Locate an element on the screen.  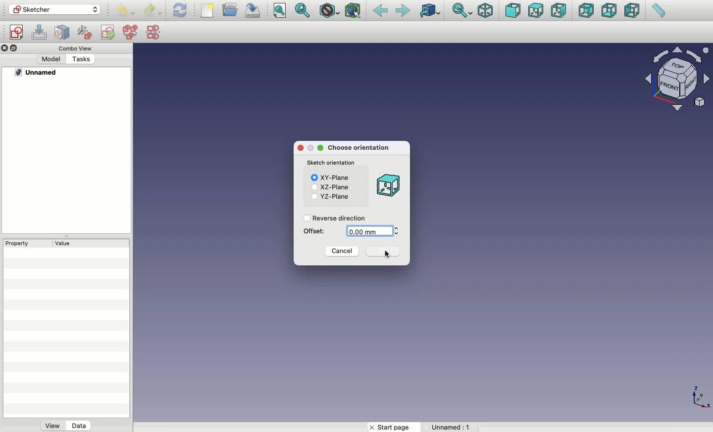
Create sketch  is located at coordinates (17, 33).